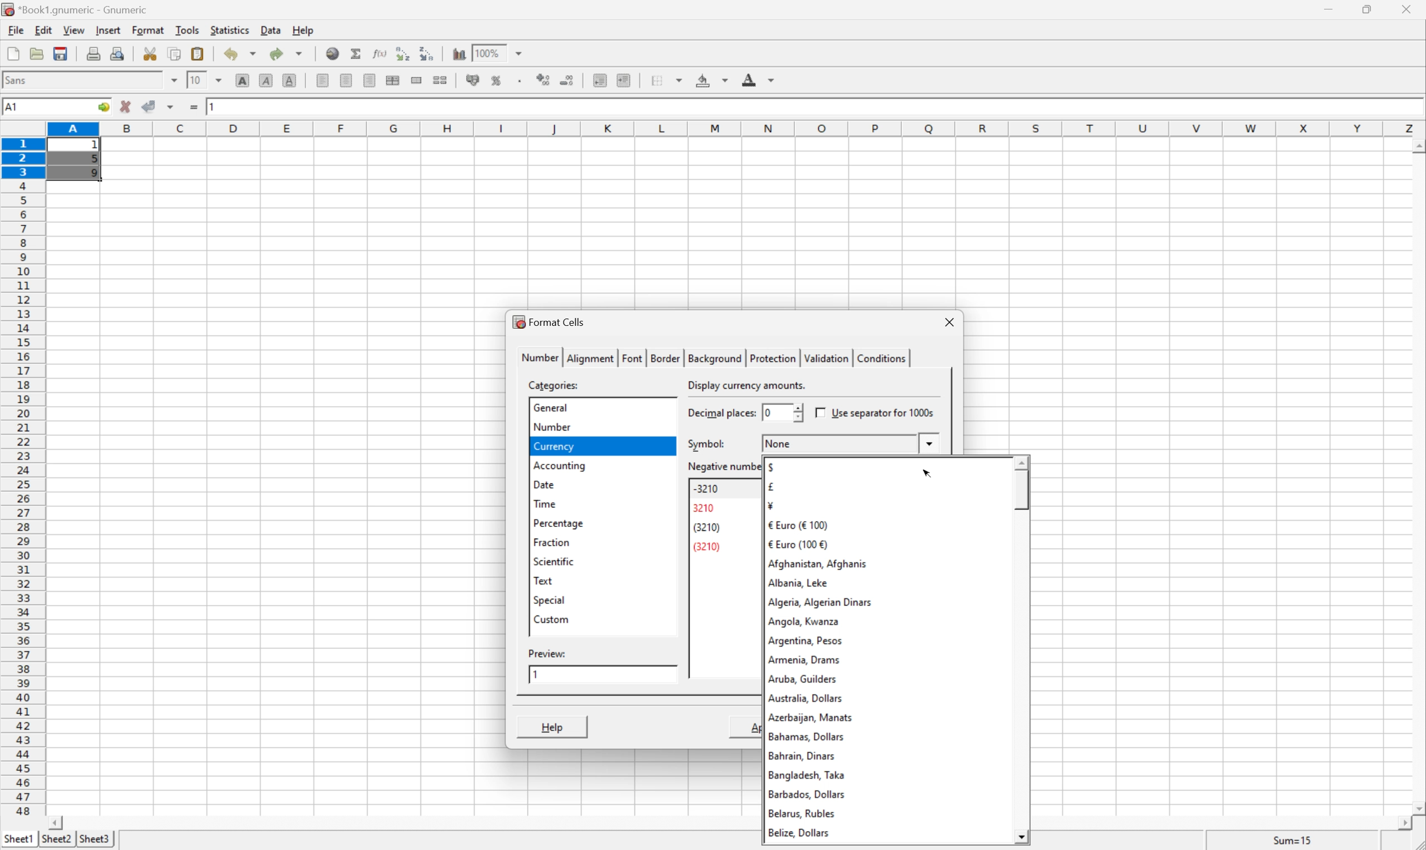  Describe the element at coordinates (94, 840) in the screenshot. I see `sheet3` at that location.